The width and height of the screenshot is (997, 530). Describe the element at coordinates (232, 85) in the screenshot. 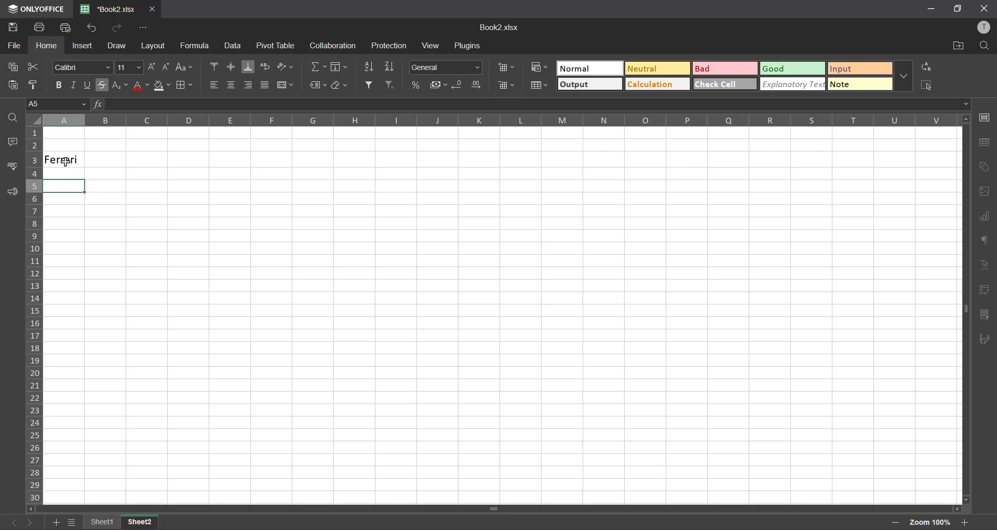

I see `align center` at that location.